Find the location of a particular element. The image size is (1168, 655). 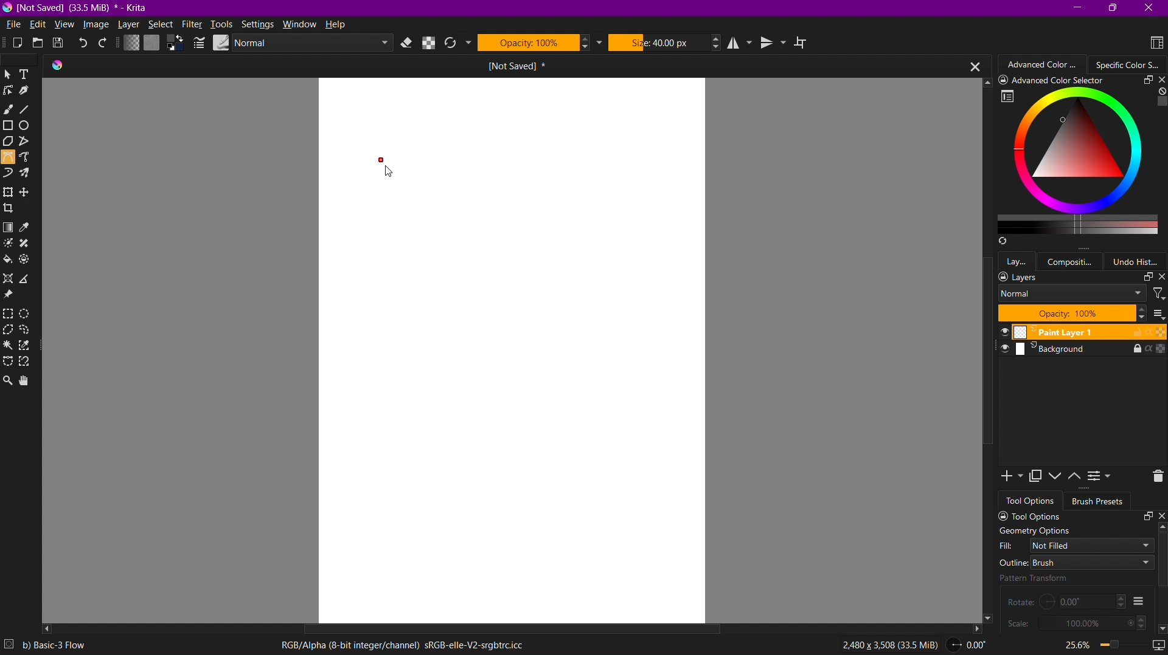

Preserve Alpha is located at coordinates (429, 43).